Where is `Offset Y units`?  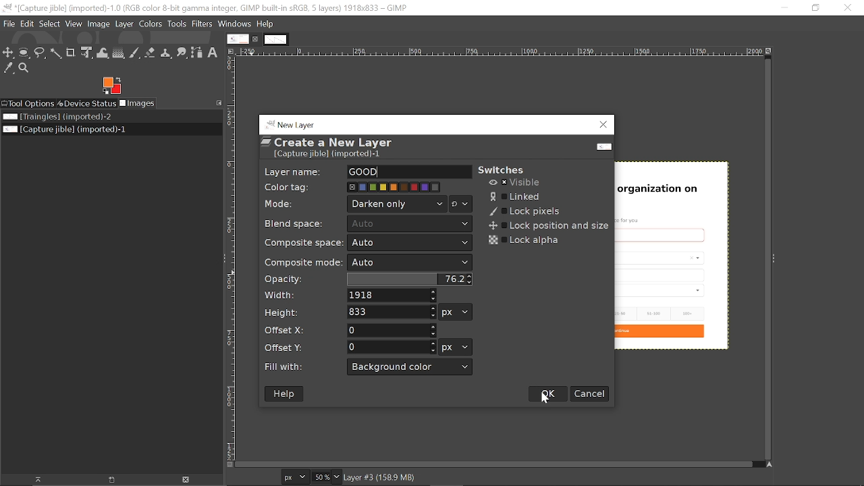
Offset Y units is located at coordinates (456, 348).